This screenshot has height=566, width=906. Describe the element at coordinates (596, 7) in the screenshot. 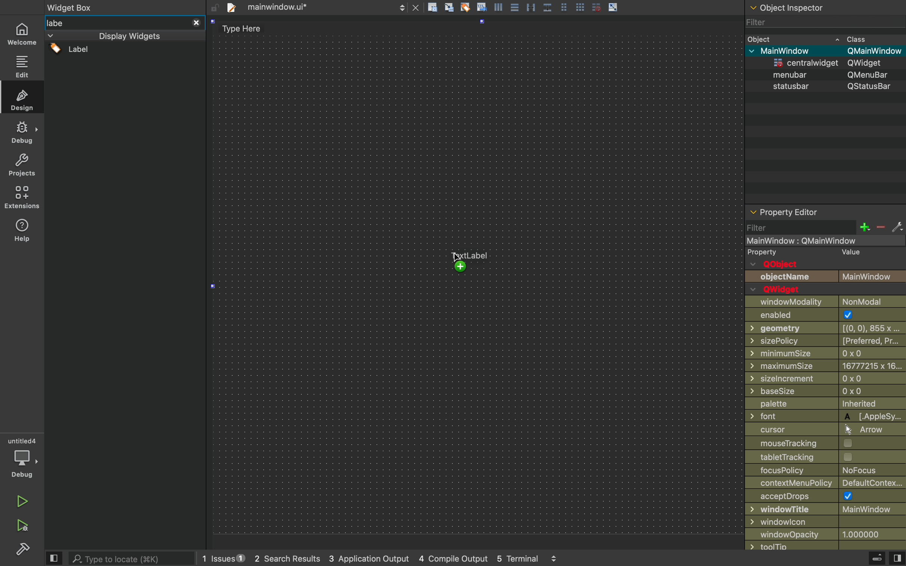

I see `grid` at that location.